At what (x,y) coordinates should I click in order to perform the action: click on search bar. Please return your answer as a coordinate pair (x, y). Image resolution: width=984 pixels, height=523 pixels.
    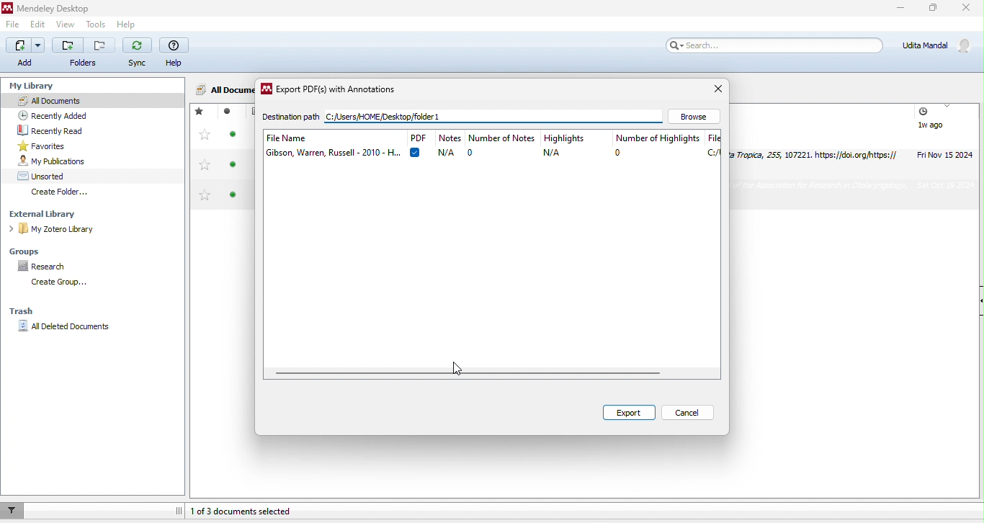
    Looking at the image, I should click on (778, 47).